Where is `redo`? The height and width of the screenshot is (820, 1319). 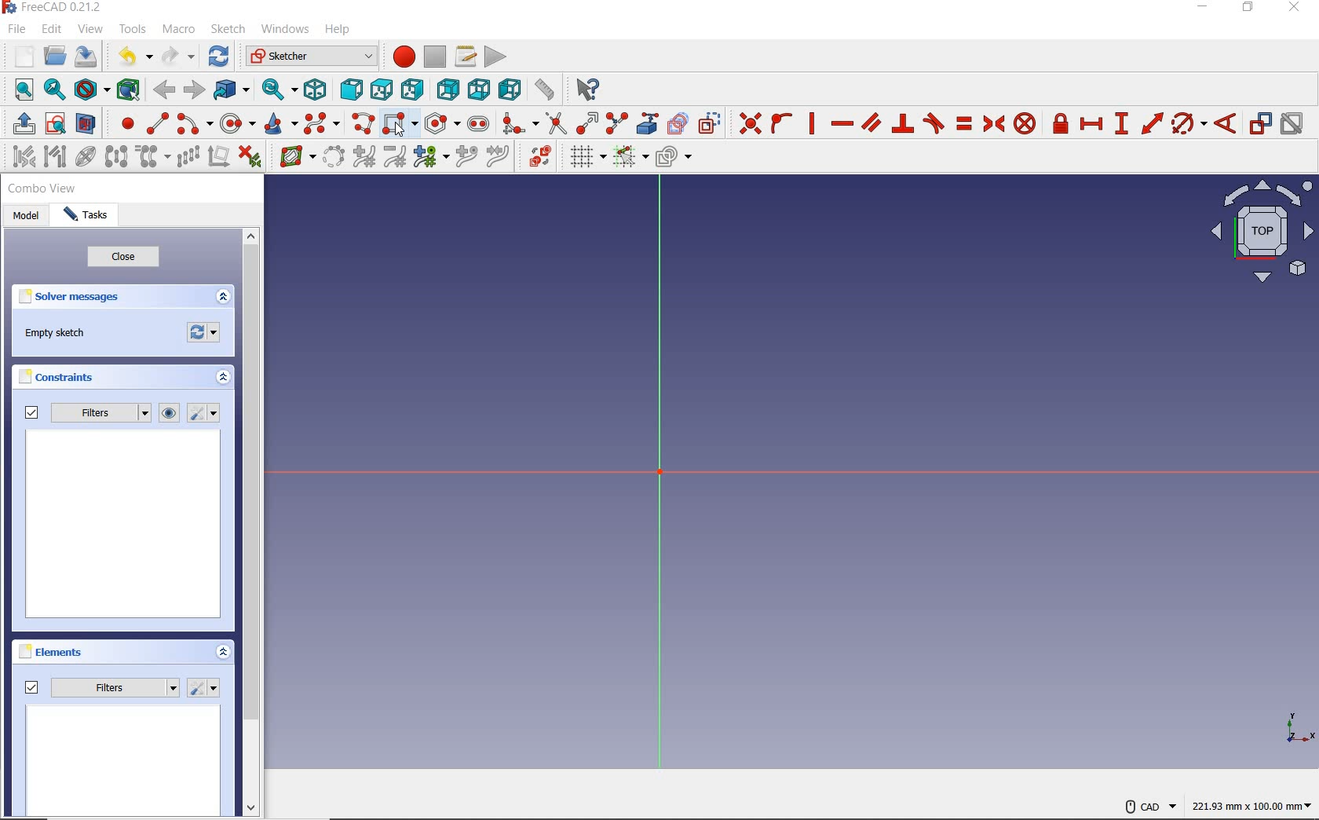 redo is located at coordinates (178, 57).